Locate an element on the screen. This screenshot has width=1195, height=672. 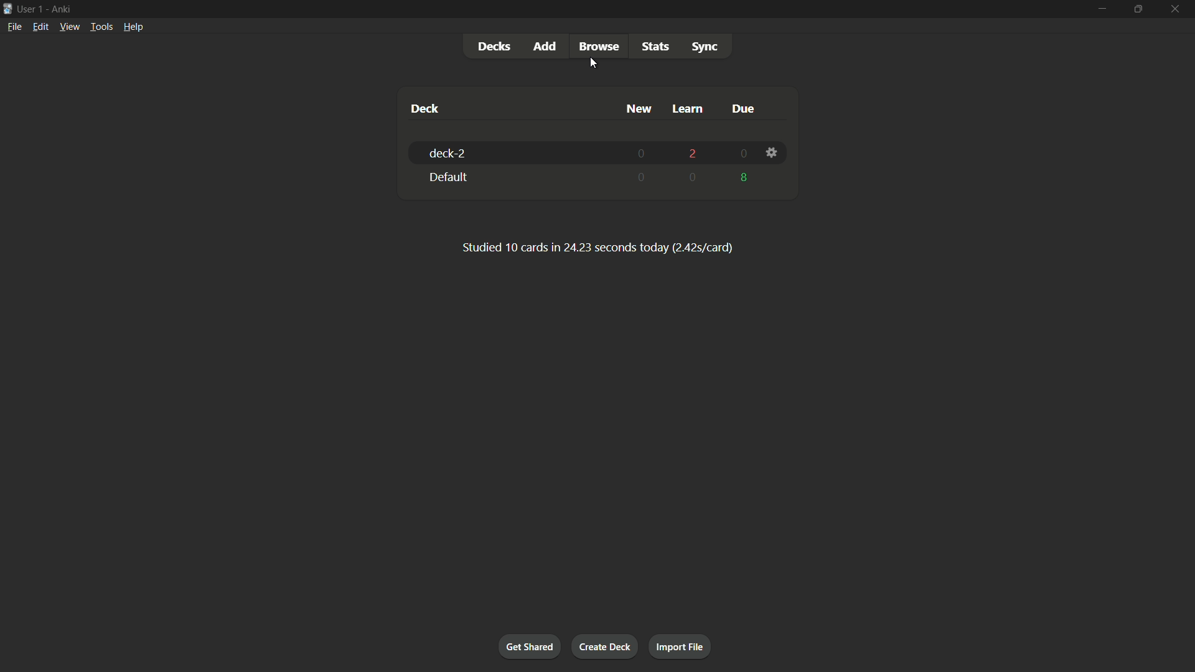
minimize is located at coordinates (1100, 9).